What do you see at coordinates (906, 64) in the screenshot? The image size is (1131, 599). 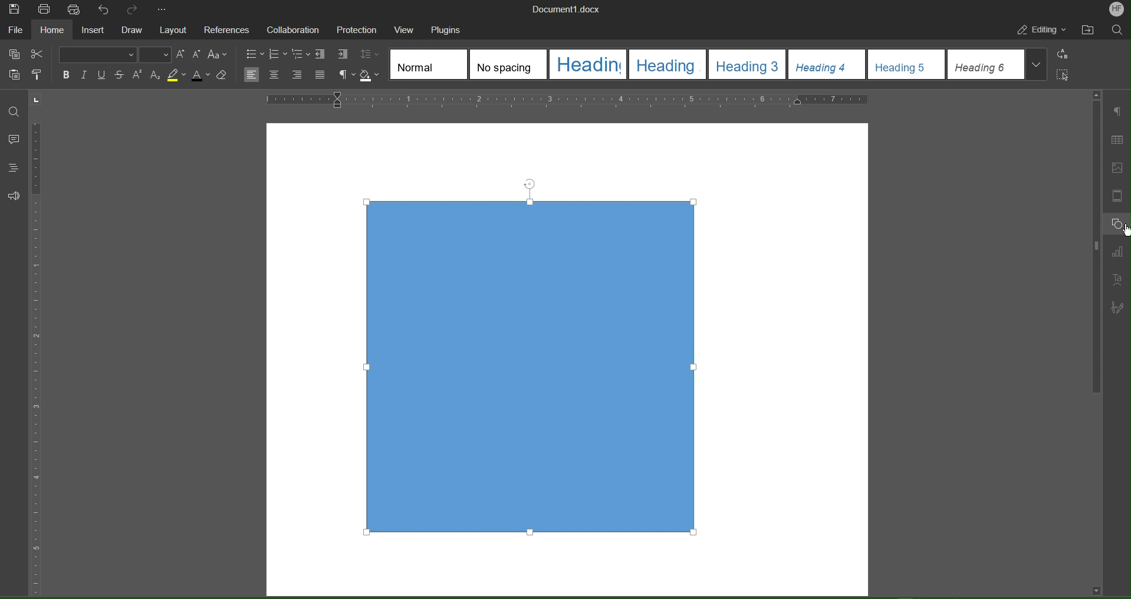 I see `Heading 5` at bounding box center [906, 64].